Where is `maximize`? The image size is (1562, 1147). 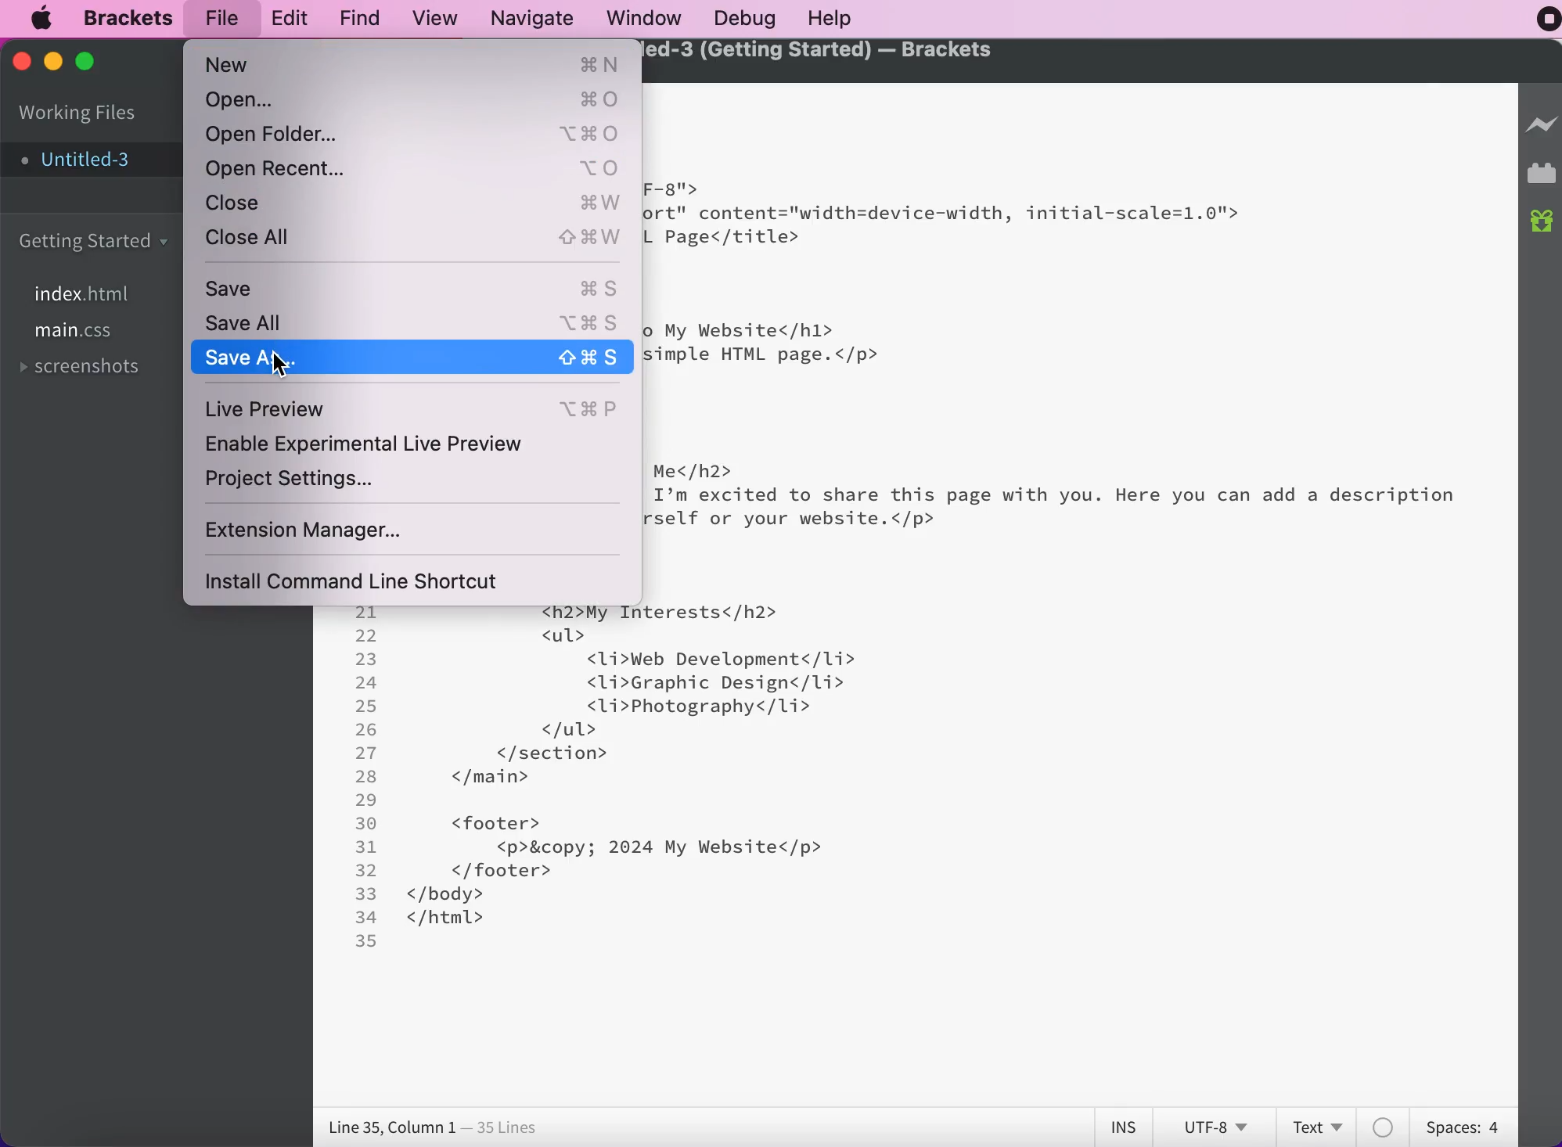
maximize is located at coordinates (88, 67).